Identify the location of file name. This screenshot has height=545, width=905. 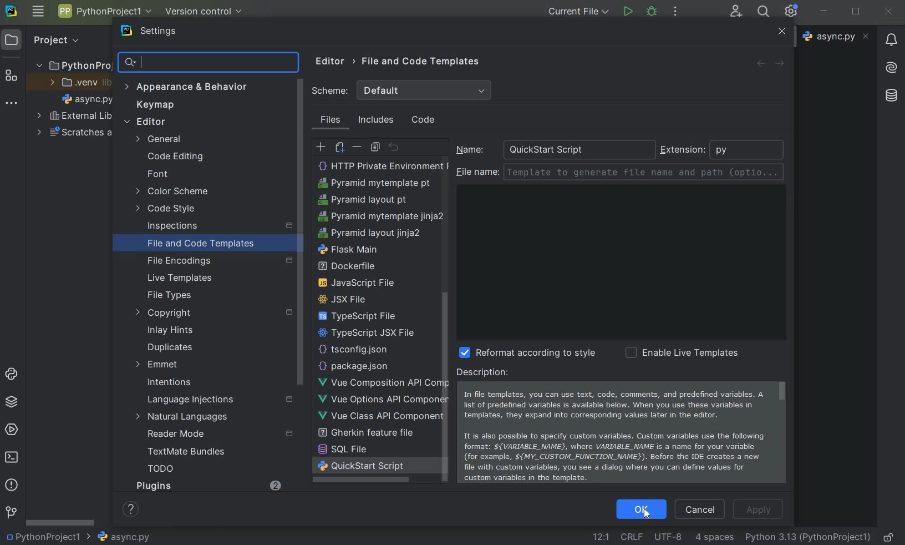
(622, 174).